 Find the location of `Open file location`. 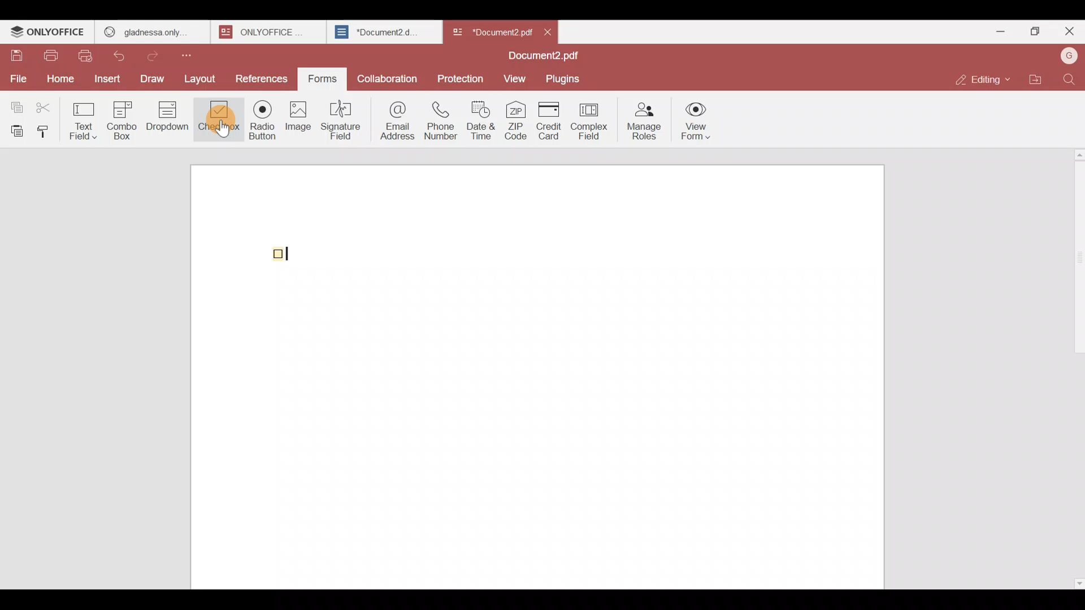

Open file location is located at coordinates (1035, 78).